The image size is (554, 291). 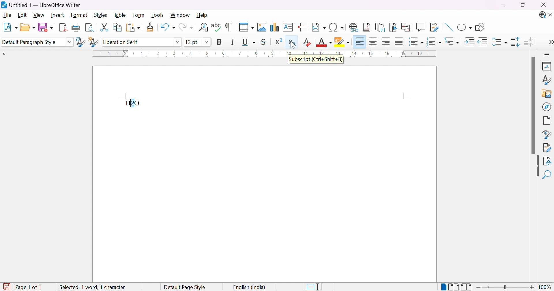 What do you see at coordinates (133, 28) in the screenshot?
I see `Paste` at bounding box center [133, 28].